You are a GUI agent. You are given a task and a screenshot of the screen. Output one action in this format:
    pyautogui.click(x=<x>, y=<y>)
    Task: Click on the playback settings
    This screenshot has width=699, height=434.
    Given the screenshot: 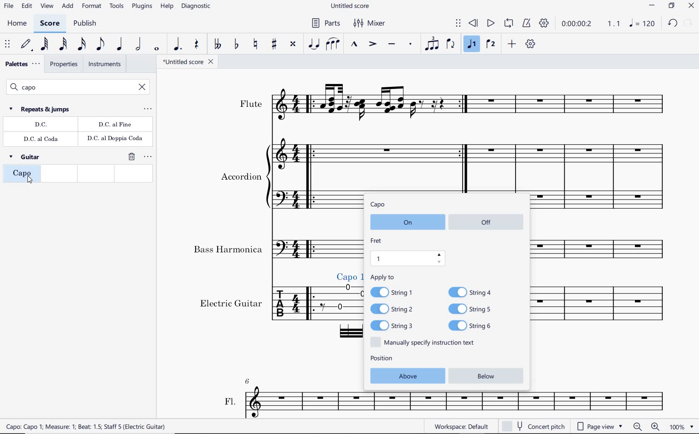 What is the action you would take?
    pyautogui.click(x=543, y=24)
    